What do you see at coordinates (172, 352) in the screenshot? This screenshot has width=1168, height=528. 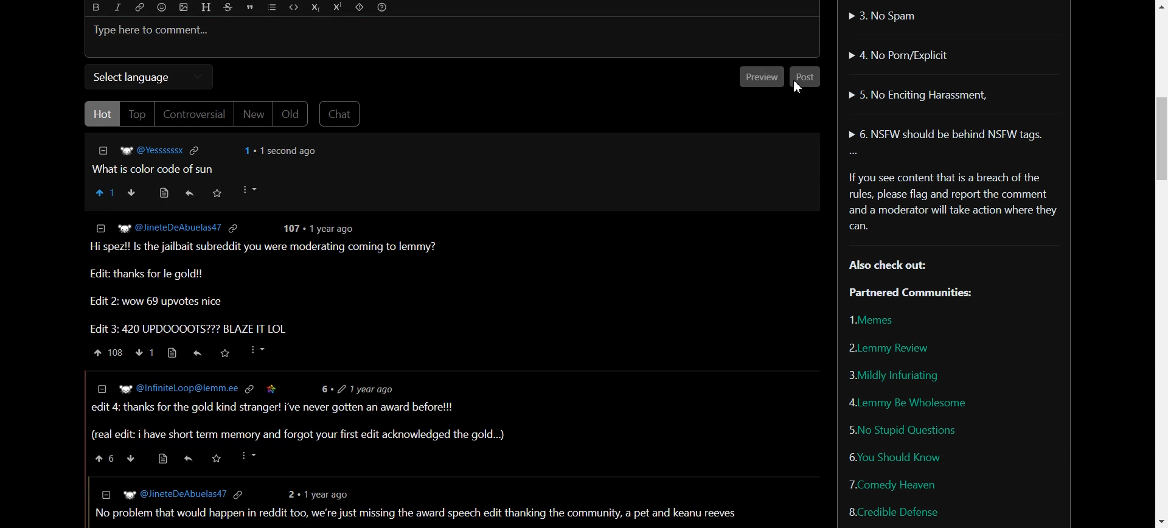 I see `source` at bounding box center [172, 352].